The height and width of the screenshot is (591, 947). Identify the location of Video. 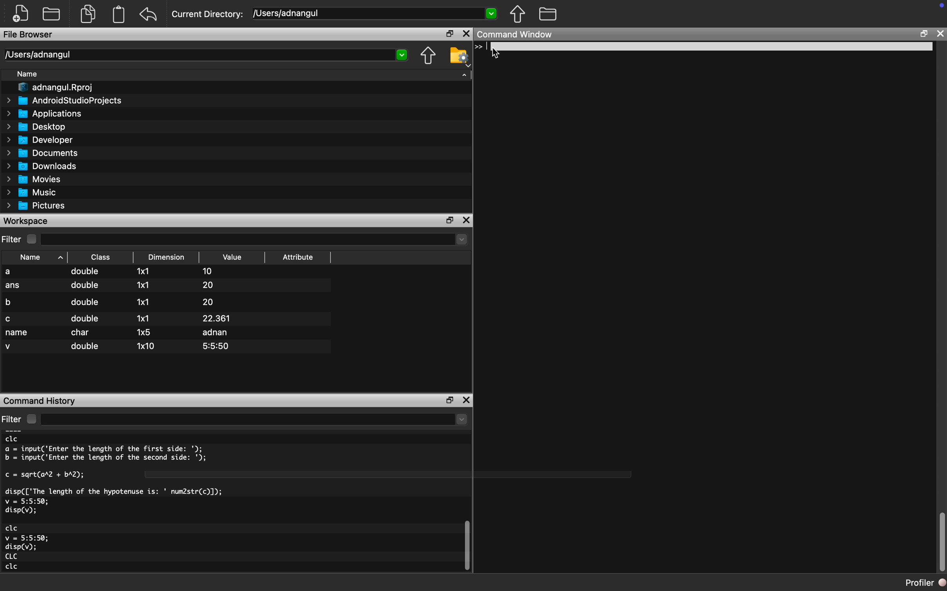
(238, 255).